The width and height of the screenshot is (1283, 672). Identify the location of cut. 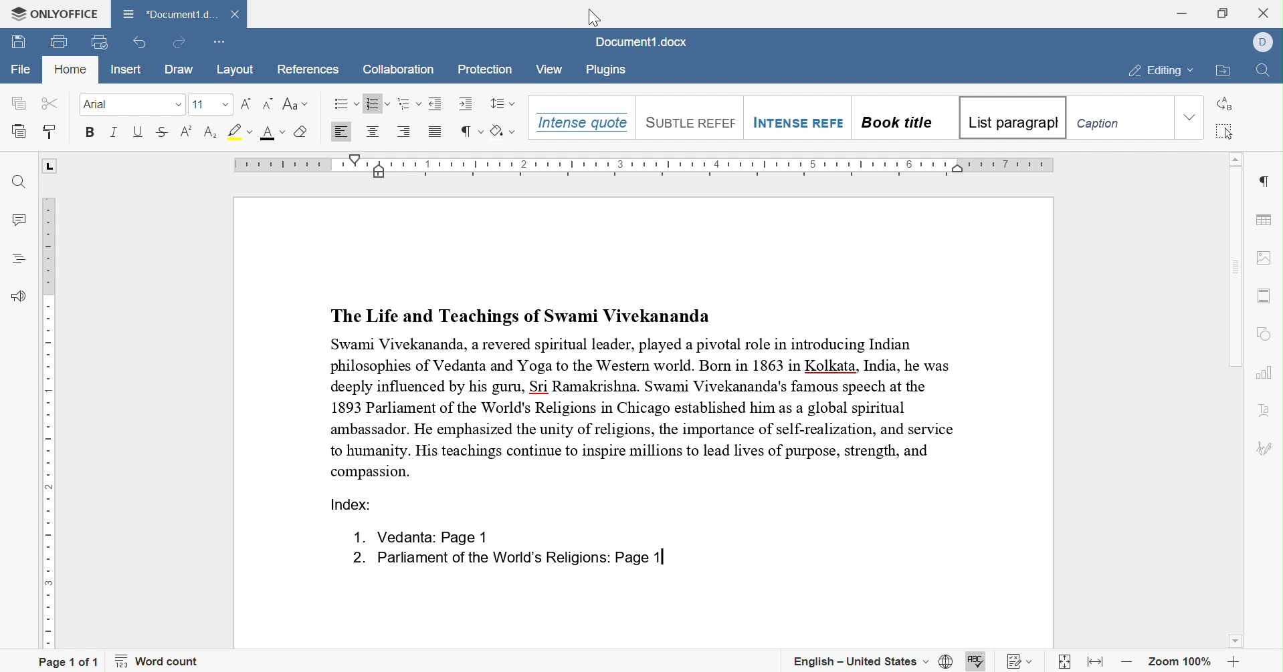
(52, 102).